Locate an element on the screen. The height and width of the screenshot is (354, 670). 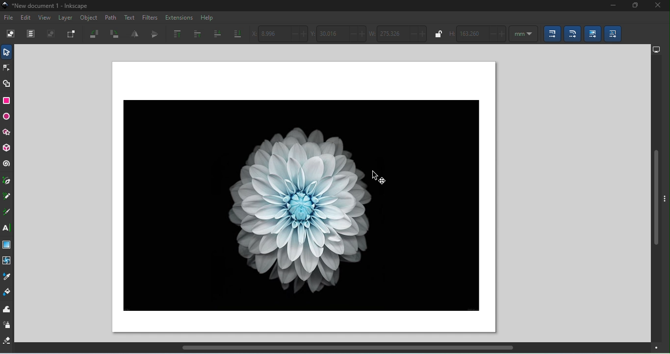
Pen tool is located at coordinates (7, 181).